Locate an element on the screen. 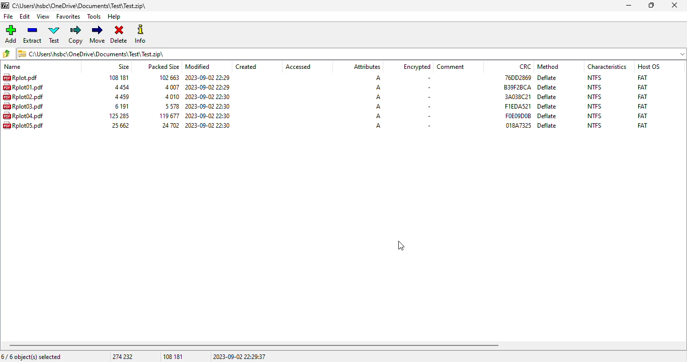 This screenshot has width=687, height=362. size is located at coordinates (118, 116).